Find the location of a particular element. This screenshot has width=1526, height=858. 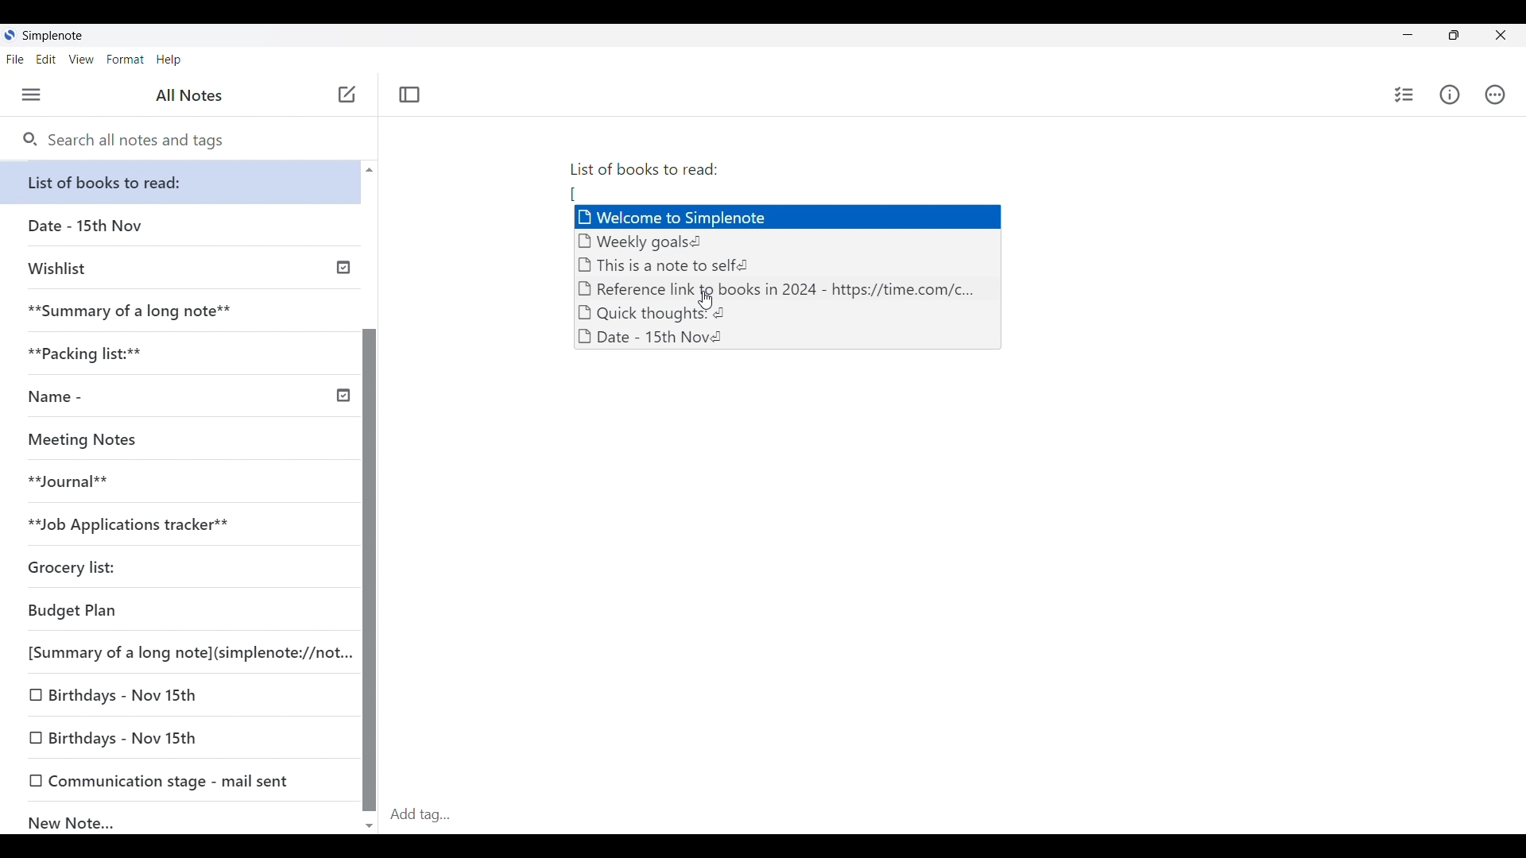

Format is located at coordinates (126, 60).